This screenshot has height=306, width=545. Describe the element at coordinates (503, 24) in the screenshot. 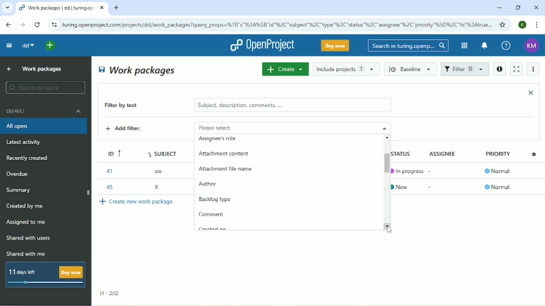

I see `Bookmark this tab` at that location.